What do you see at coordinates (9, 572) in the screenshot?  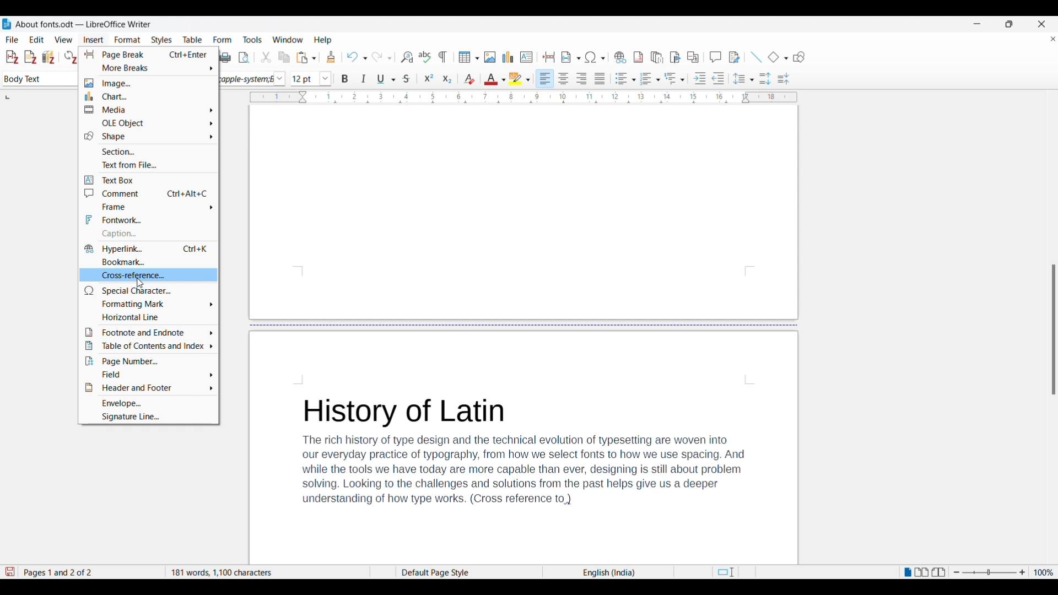 I see `Indicates modifications in the document that require changes` at bounding box center [9, 572].